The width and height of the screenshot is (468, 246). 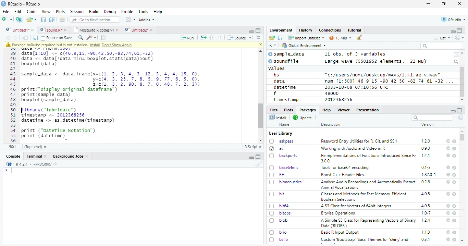 What do you see at coordinates (426, 232) in the screenshot?
I see `1.1.3` at bounding box center [426, 232].